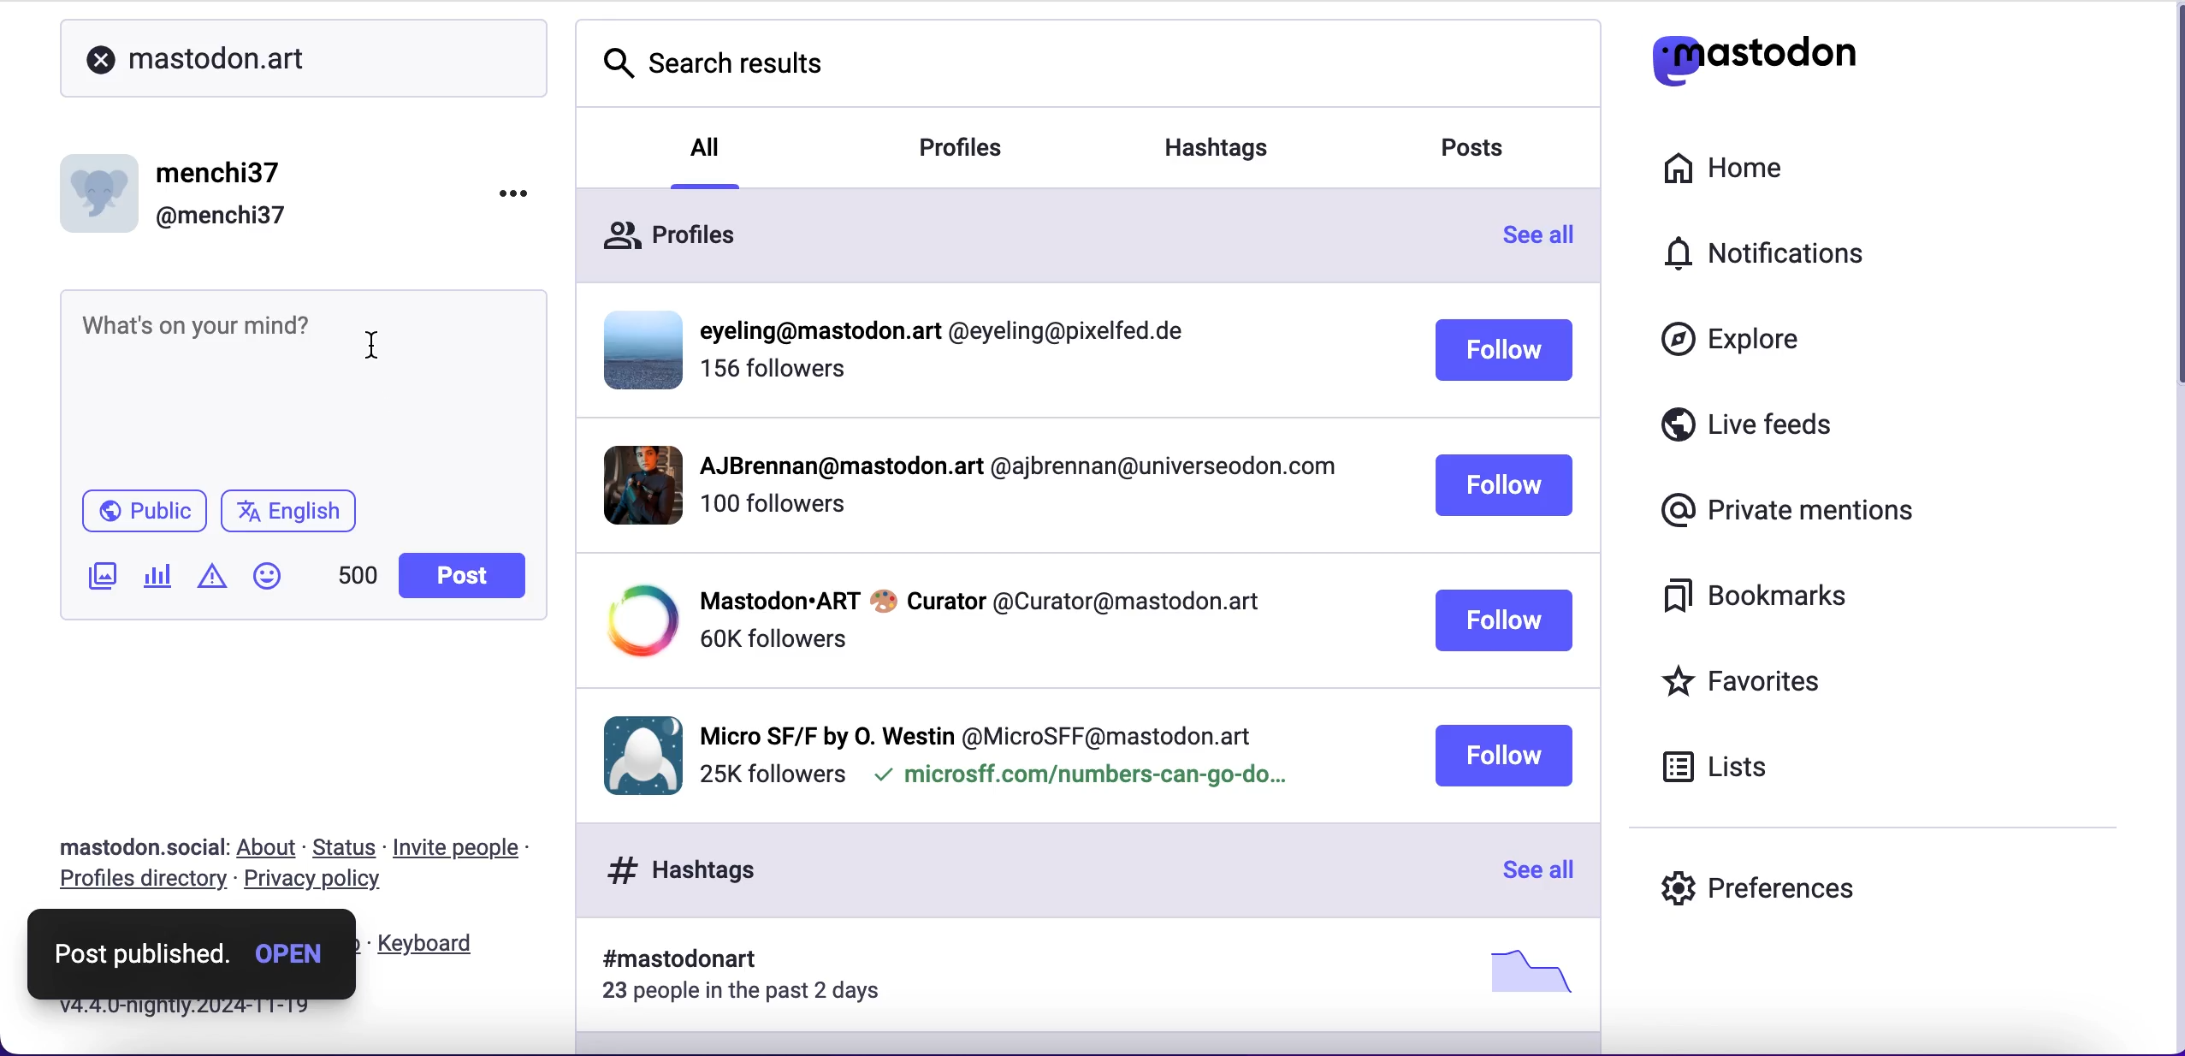  What do you see at coordinates (1781, 512) in the screenshot?
I see `private mentions` at bounding box center [1781, 512].